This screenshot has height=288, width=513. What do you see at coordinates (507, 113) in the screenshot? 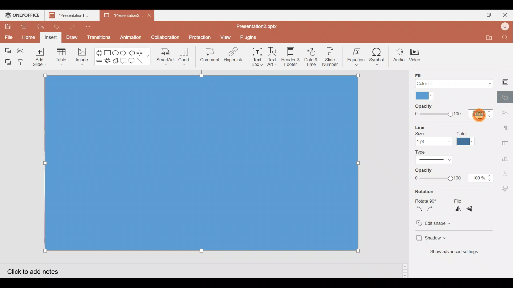
I see `Image settings` at bounding box center [507, 113].